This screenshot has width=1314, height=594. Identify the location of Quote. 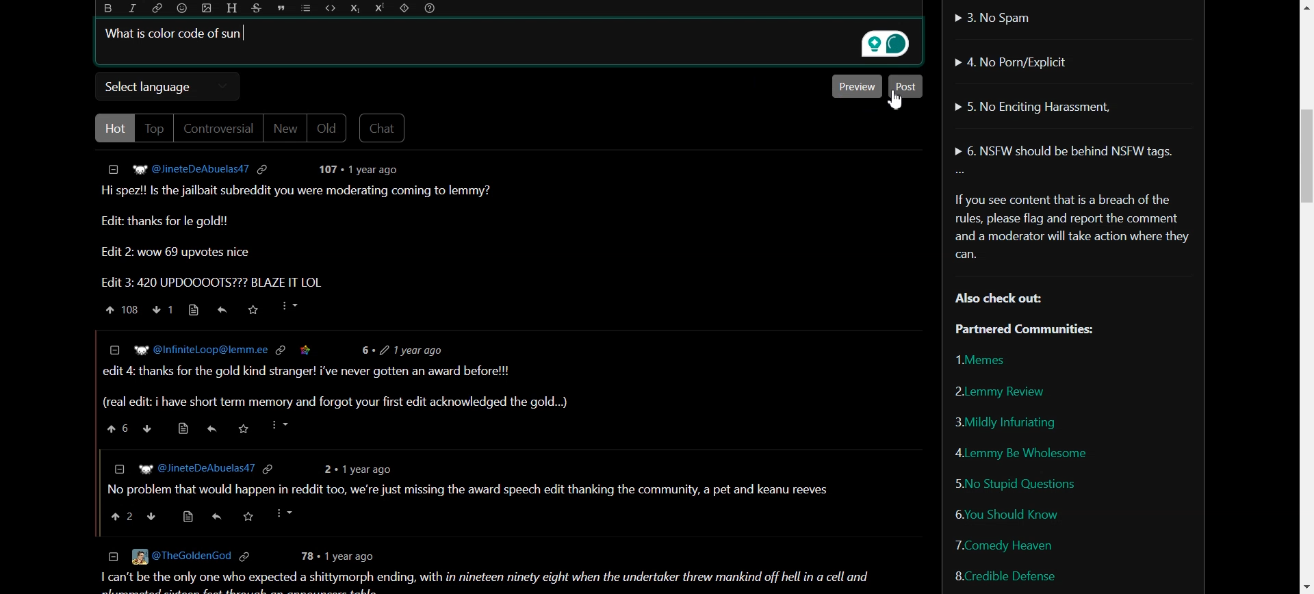
(283, 8).